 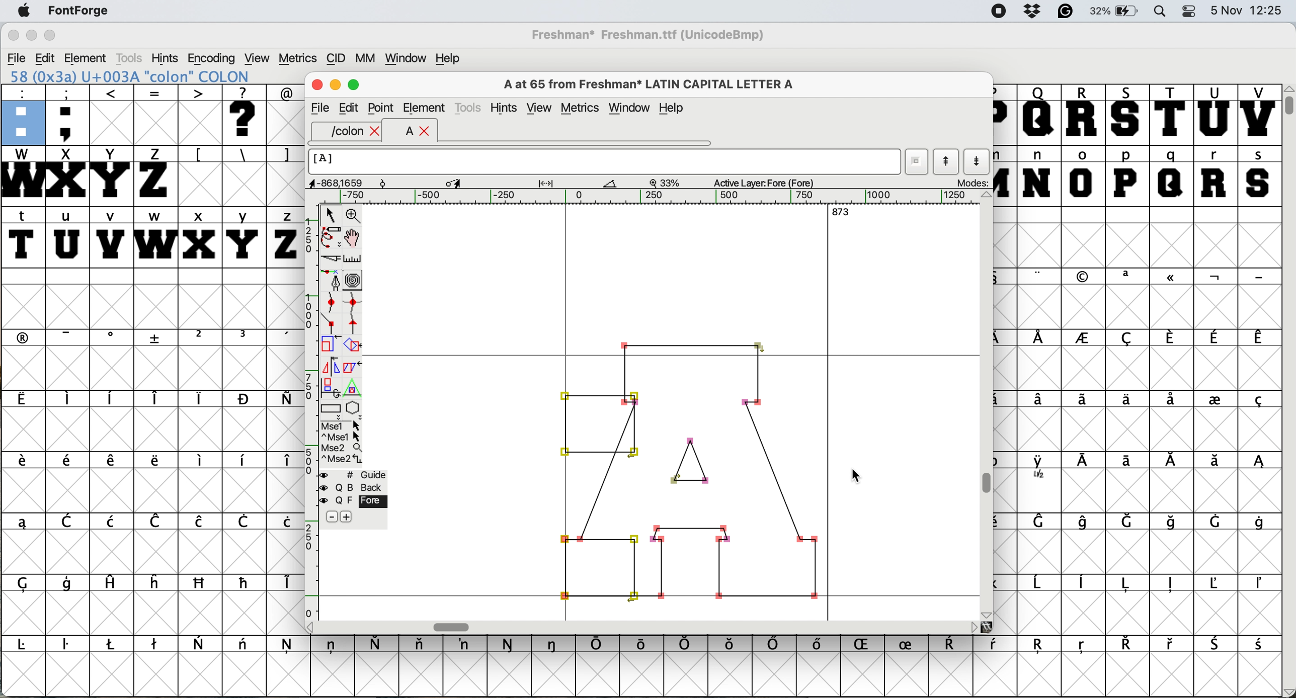 What do you see at coordinates (866, 645) in the screenshot?
I see `symbol` at bounding box center [866, 645].